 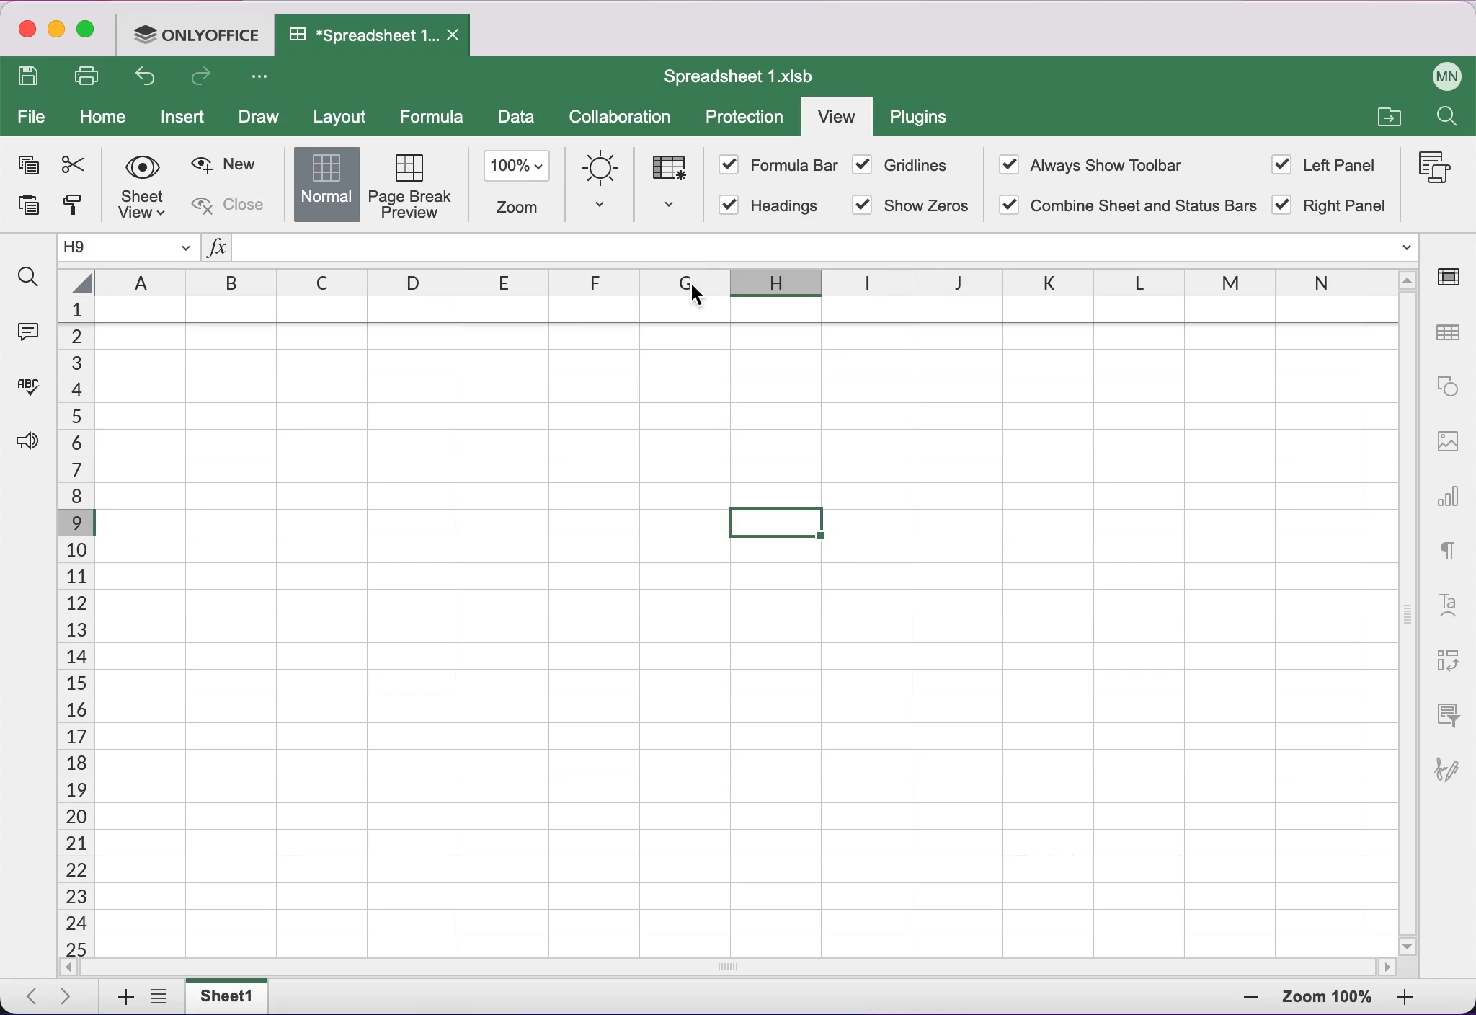 What do you see at coordinates (32, 332) in the screenshot?
I see `comments` at bounding box center [32, 332].